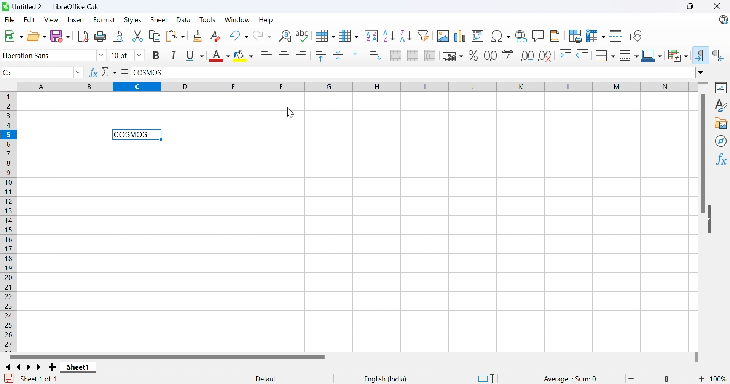  I want to click on Properties, so click(722, 87).